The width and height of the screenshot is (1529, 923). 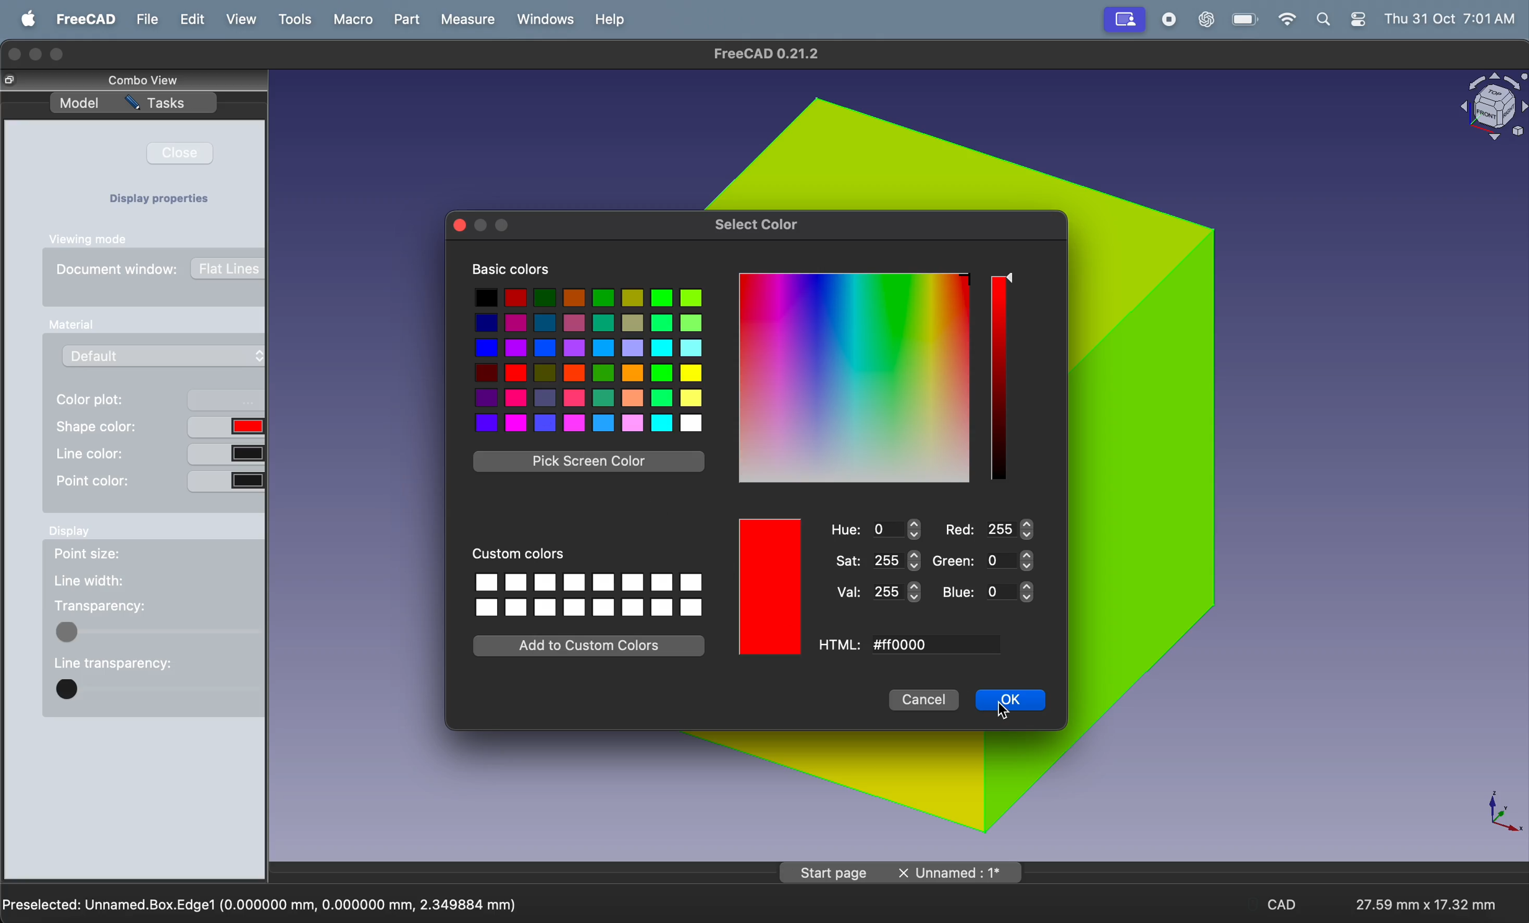 What do you see at coordinates (760, 225) in the screenshot?
I see `select color` at bounding box center [760, 225].